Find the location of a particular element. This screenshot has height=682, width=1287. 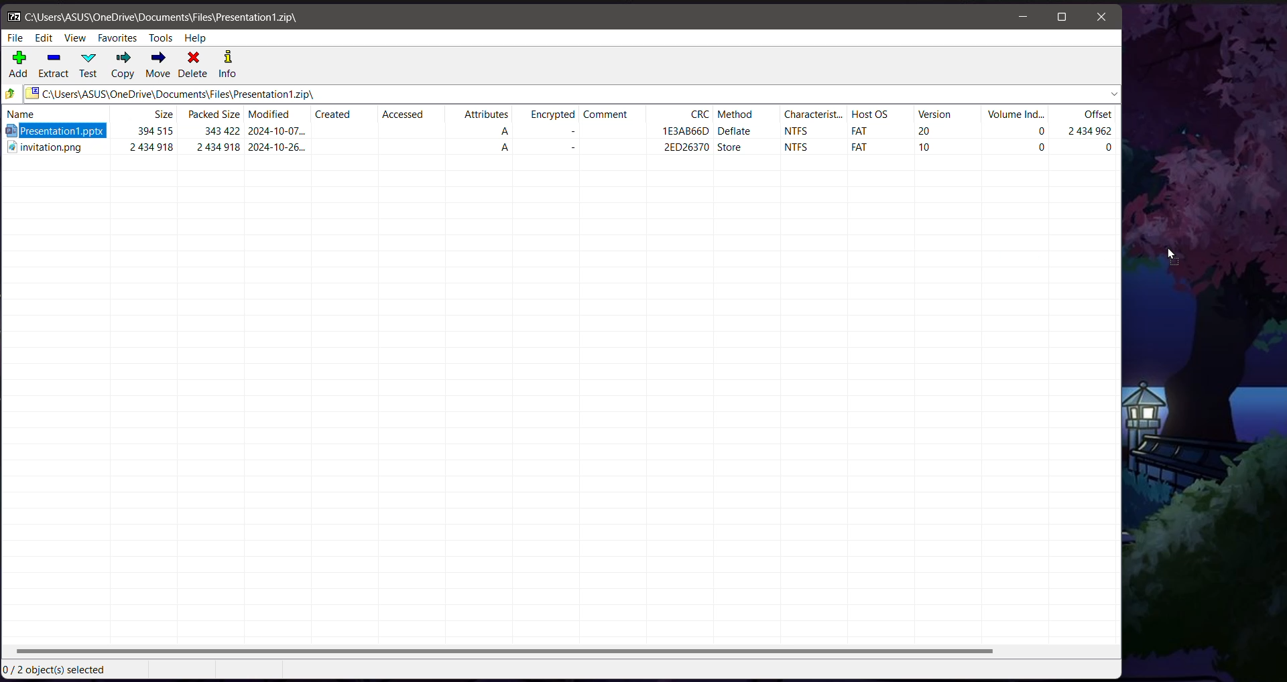

Test is located at coordinates (90, 66).